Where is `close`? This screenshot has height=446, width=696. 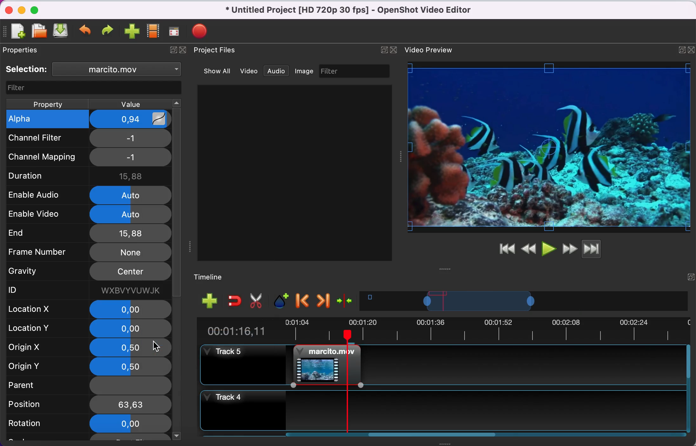 close is located at coordinates (395, 50).